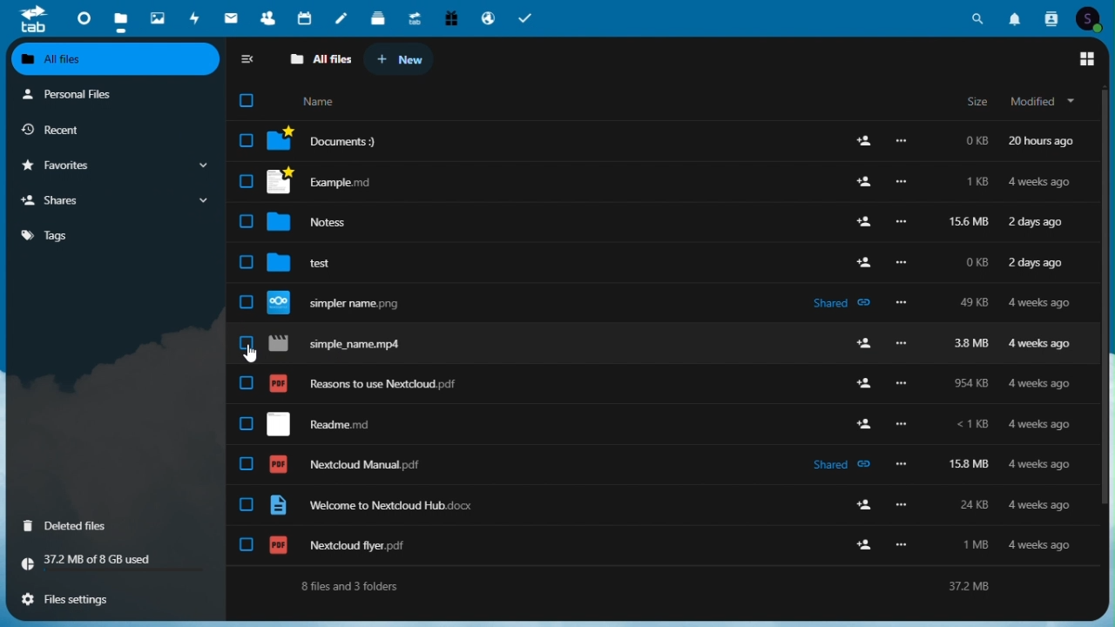 This screenshot has height=627, width=1115. Describe the element at coordinates (250, 60) in the screenshot. I see `Collapse sidebar` at that location.